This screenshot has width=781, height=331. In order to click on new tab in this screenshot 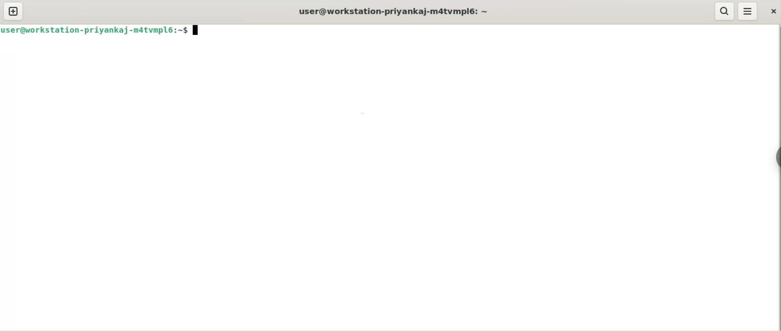, I will do `click(13, 11)`.